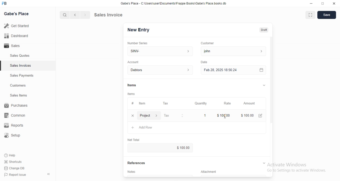 The height and width of the screenshot is (181, 340). Describe the element at coordinates (49, 174) in the screenshot. I see `collapse` at that location.